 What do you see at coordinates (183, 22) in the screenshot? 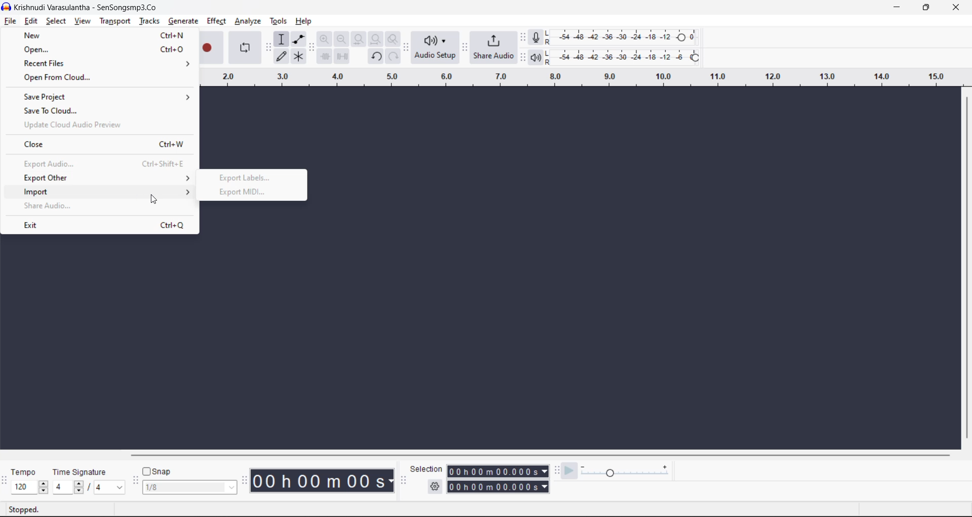
I see `generate` at bounding box center [183, 22].